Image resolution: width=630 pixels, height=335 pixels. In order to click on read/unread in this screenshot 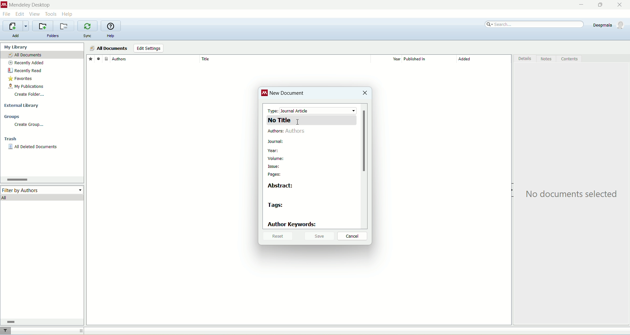, I will do `click(97, 58)`.